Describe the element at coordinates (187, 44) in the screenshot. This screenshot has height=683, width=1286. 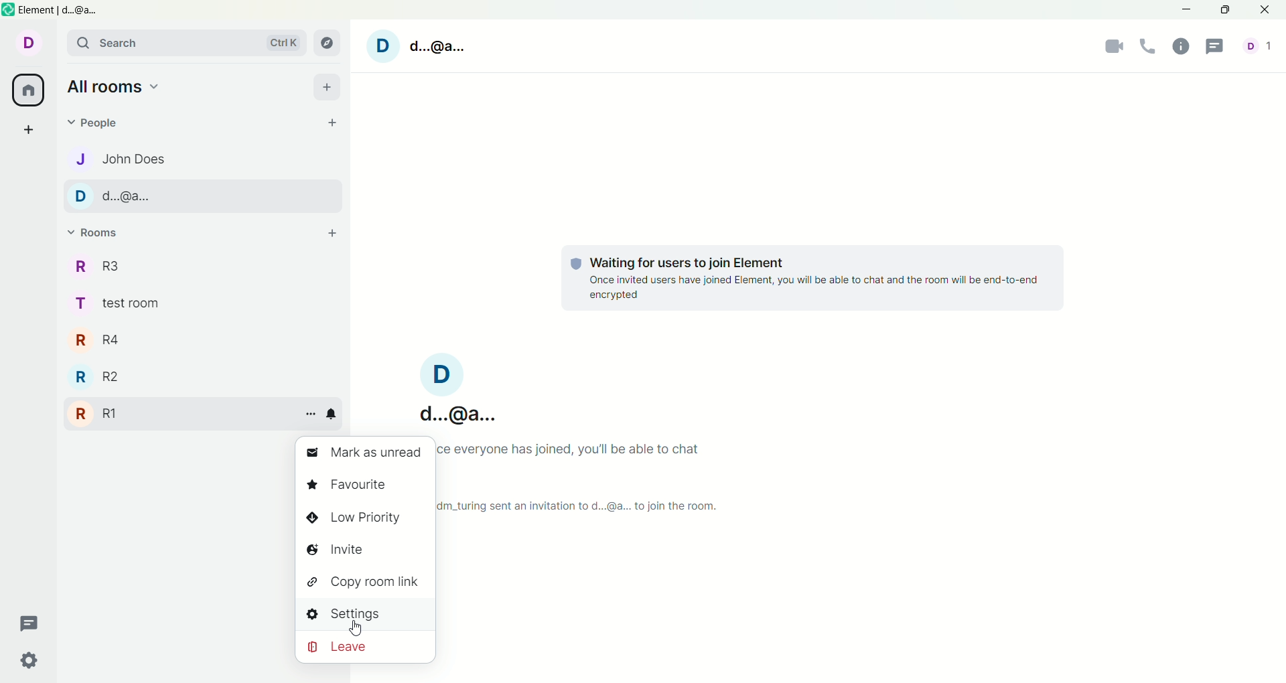
I see `search` at that location.